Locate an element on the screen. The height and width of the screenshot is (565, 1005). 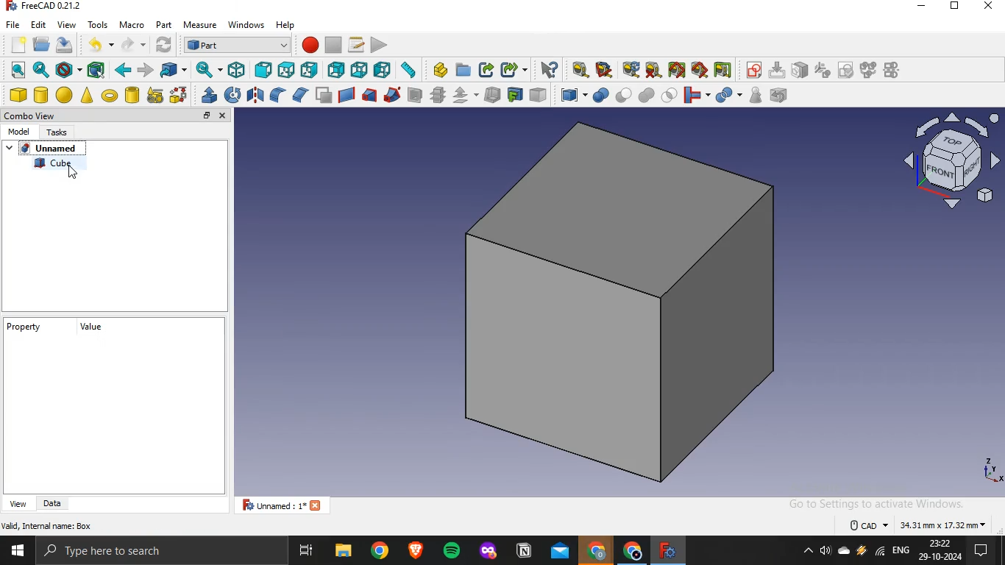
unnamed is located at coordinates (286, 505).